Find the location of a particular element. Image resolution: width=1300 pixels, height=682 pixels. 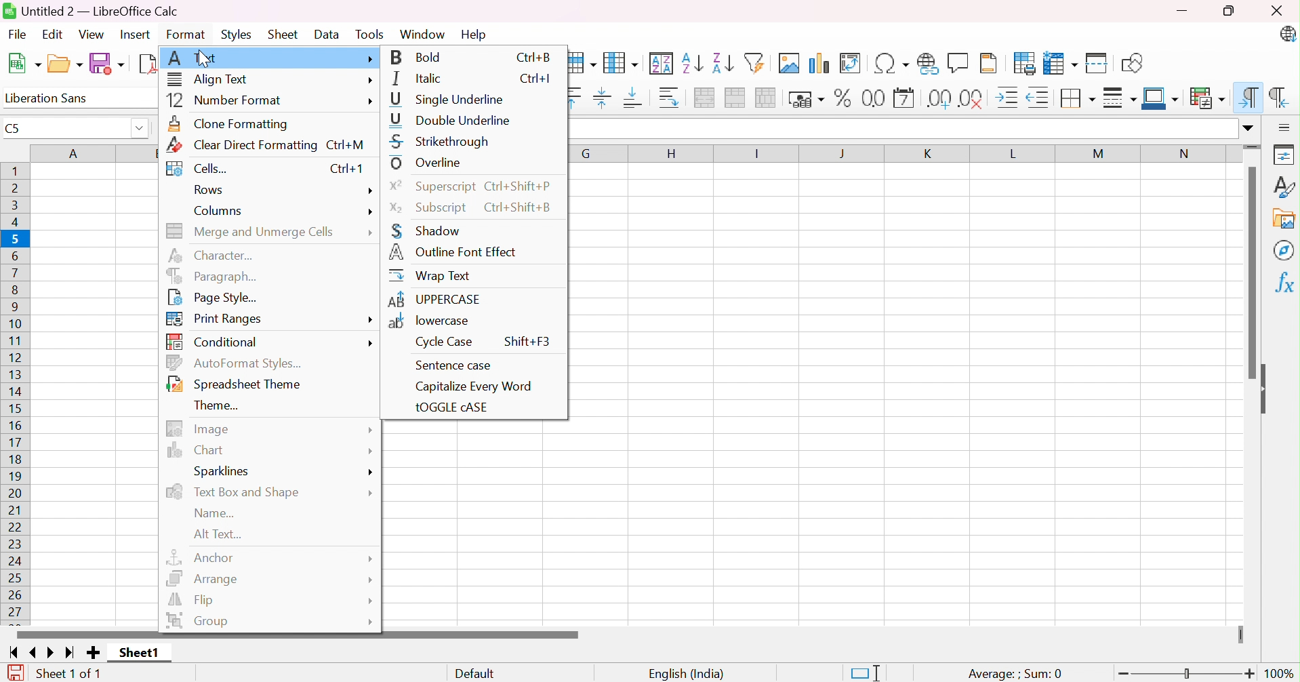

Properties is located at coordinates (1286, 152).